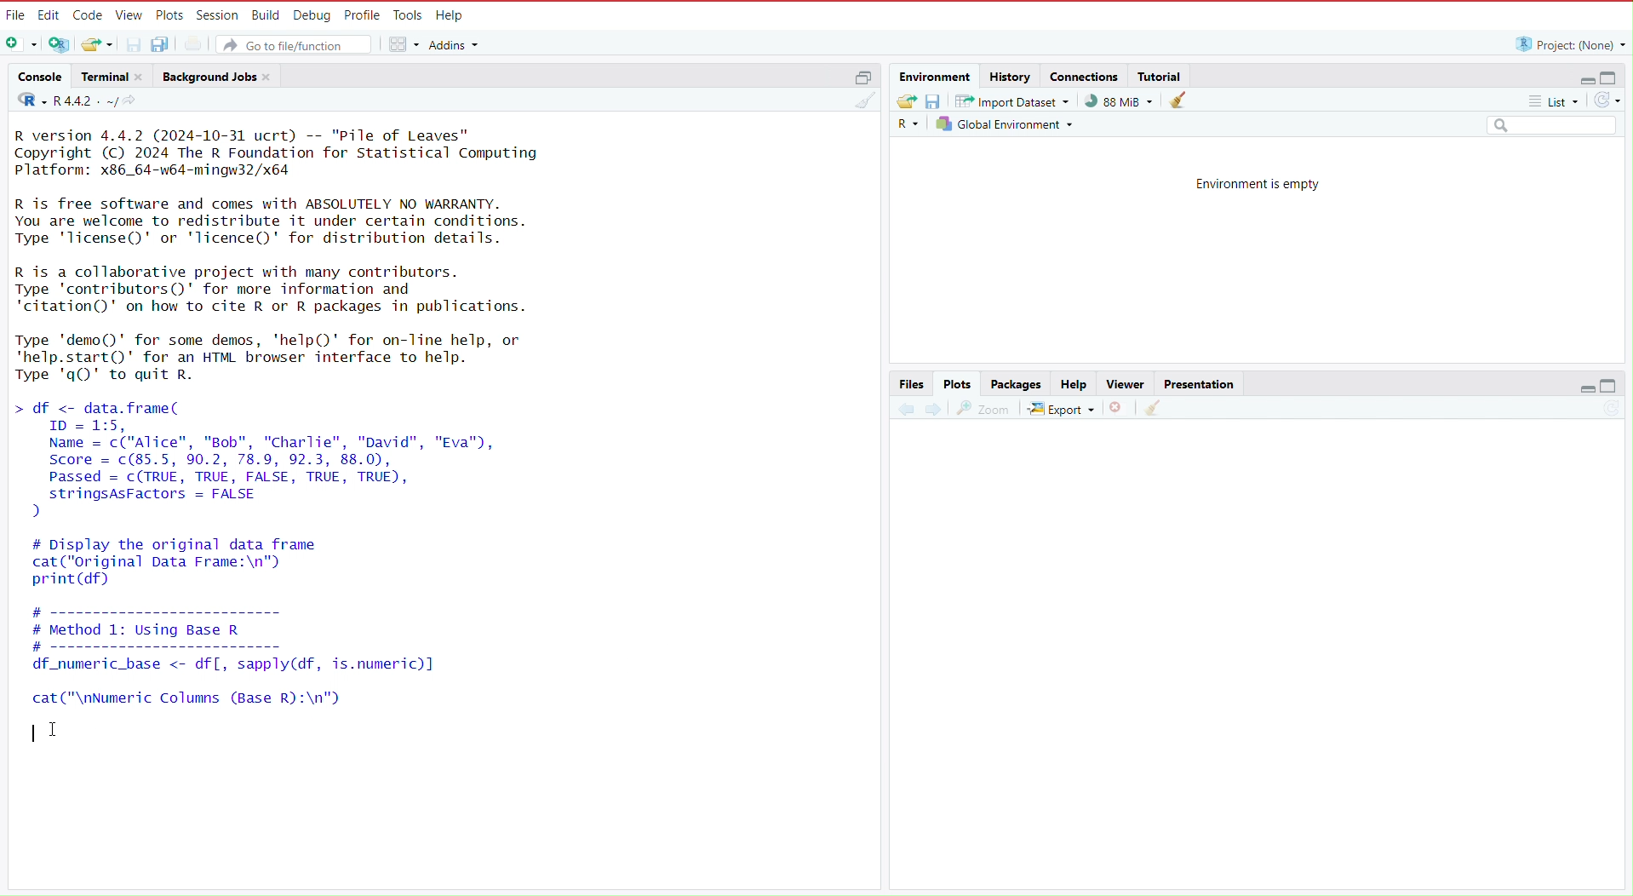  What do you see at coordinates (1560, 101) in the screenshot?
I see `list` at bounding box center [1560, 101].